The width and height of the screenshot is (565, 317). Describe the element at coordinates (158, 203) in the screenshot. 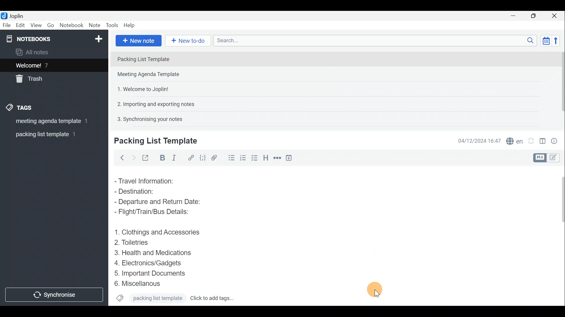

I see `Departure and Return Date:` at that location.